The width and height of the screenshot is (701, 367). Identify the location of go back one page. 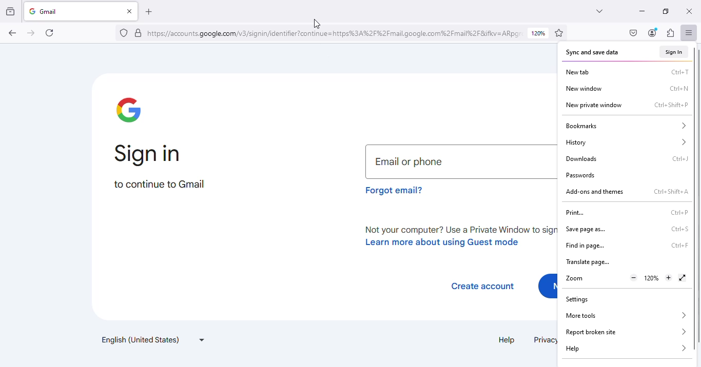
(13, 33).